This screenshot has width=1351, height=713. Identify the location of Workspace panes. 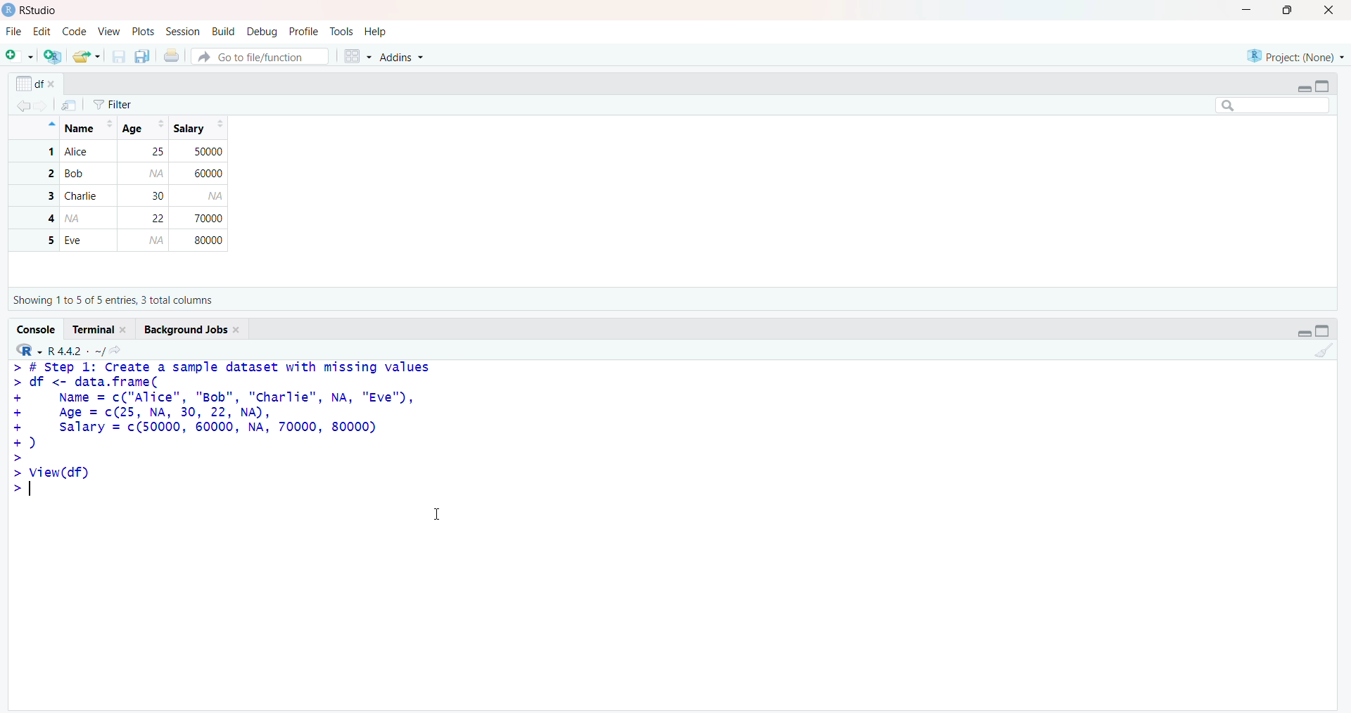
(357, 56).